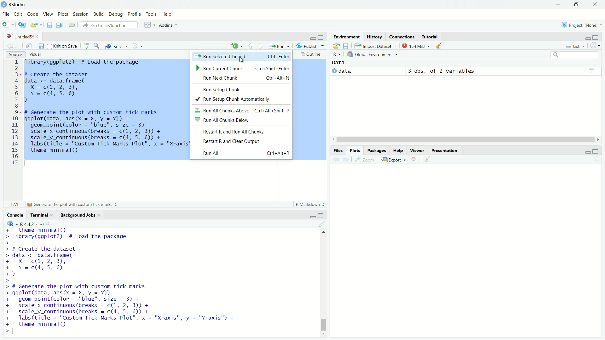 The height and width of the screenshot is (340, 605). I want to click on prompt cursor, so click(5, 331).